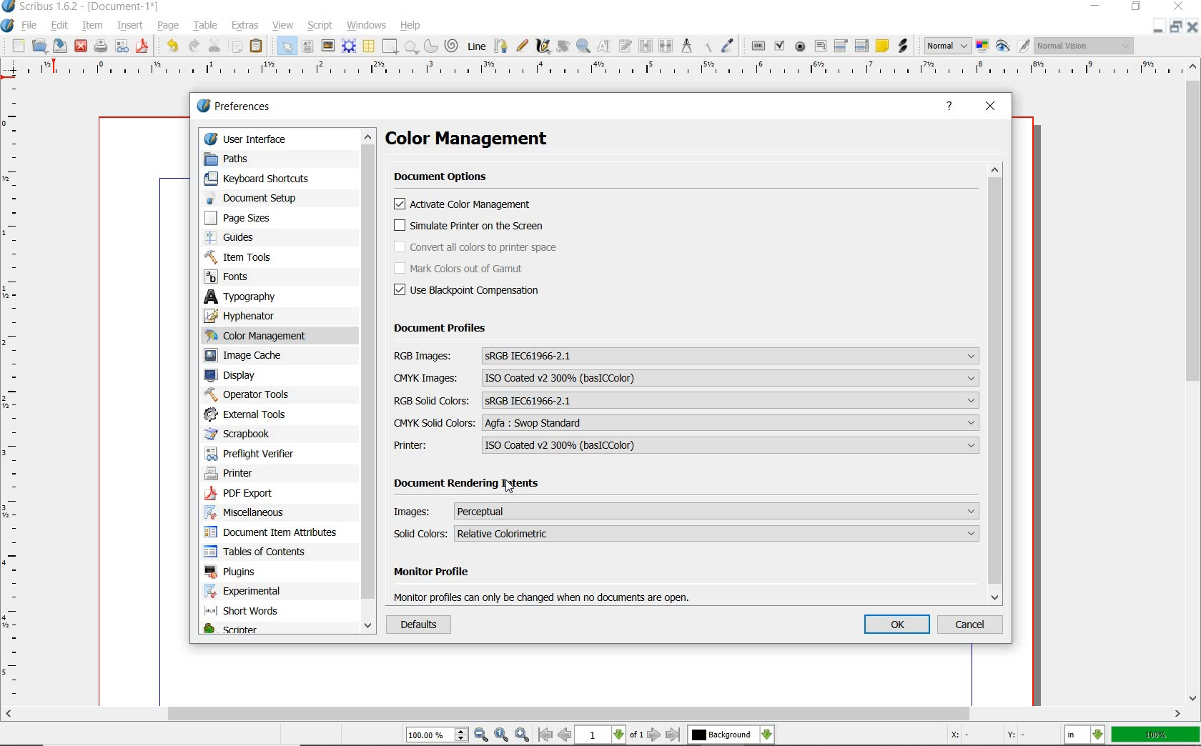 This screenshot has height=746, width=1201. What do you see at coordinates (973, 625) in the screenshot?
I see `CANCEL` at bounding box center [973, 625].